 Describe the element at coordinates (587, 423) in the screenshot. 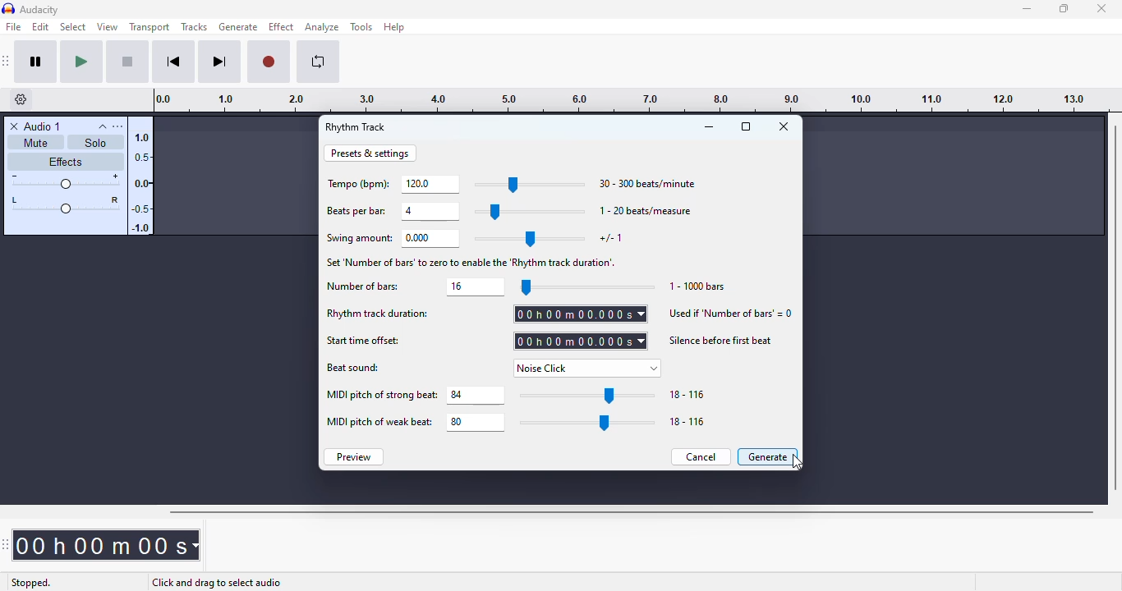

I see `slider` at that location.